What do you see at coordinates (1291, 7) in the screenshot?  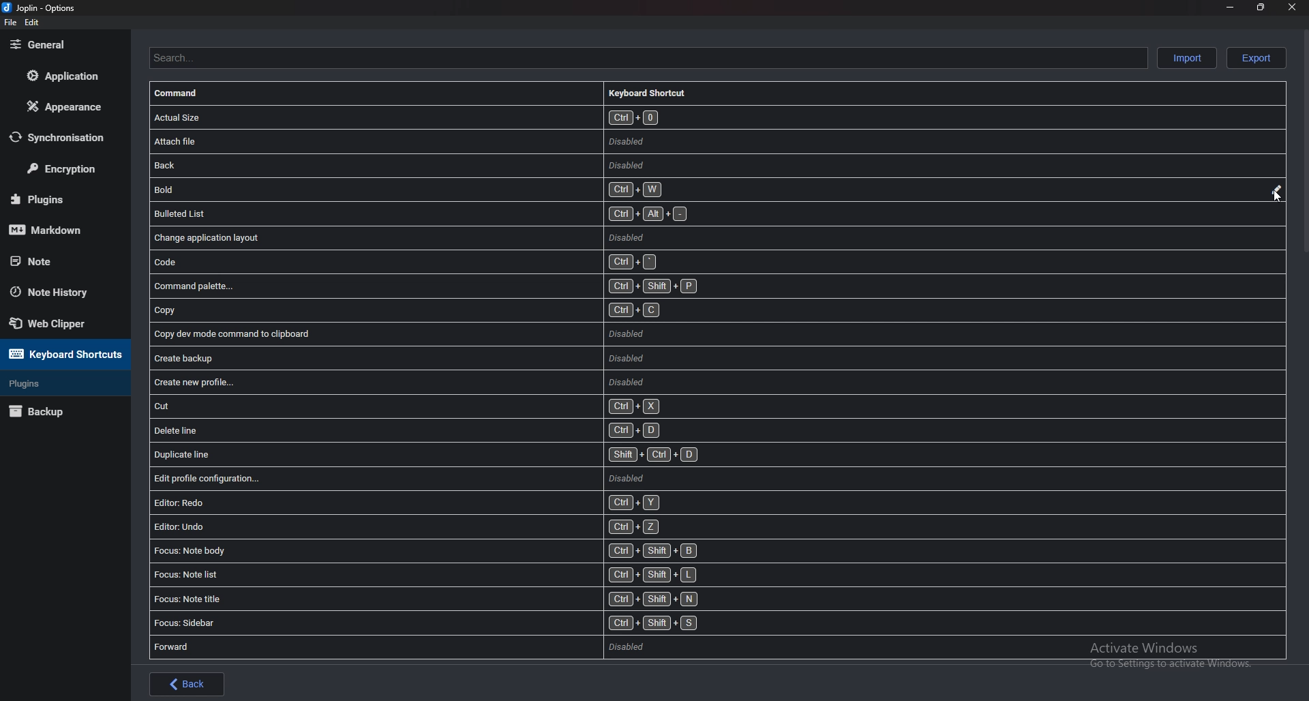 I see `close` at bounding box center [1291, 7].